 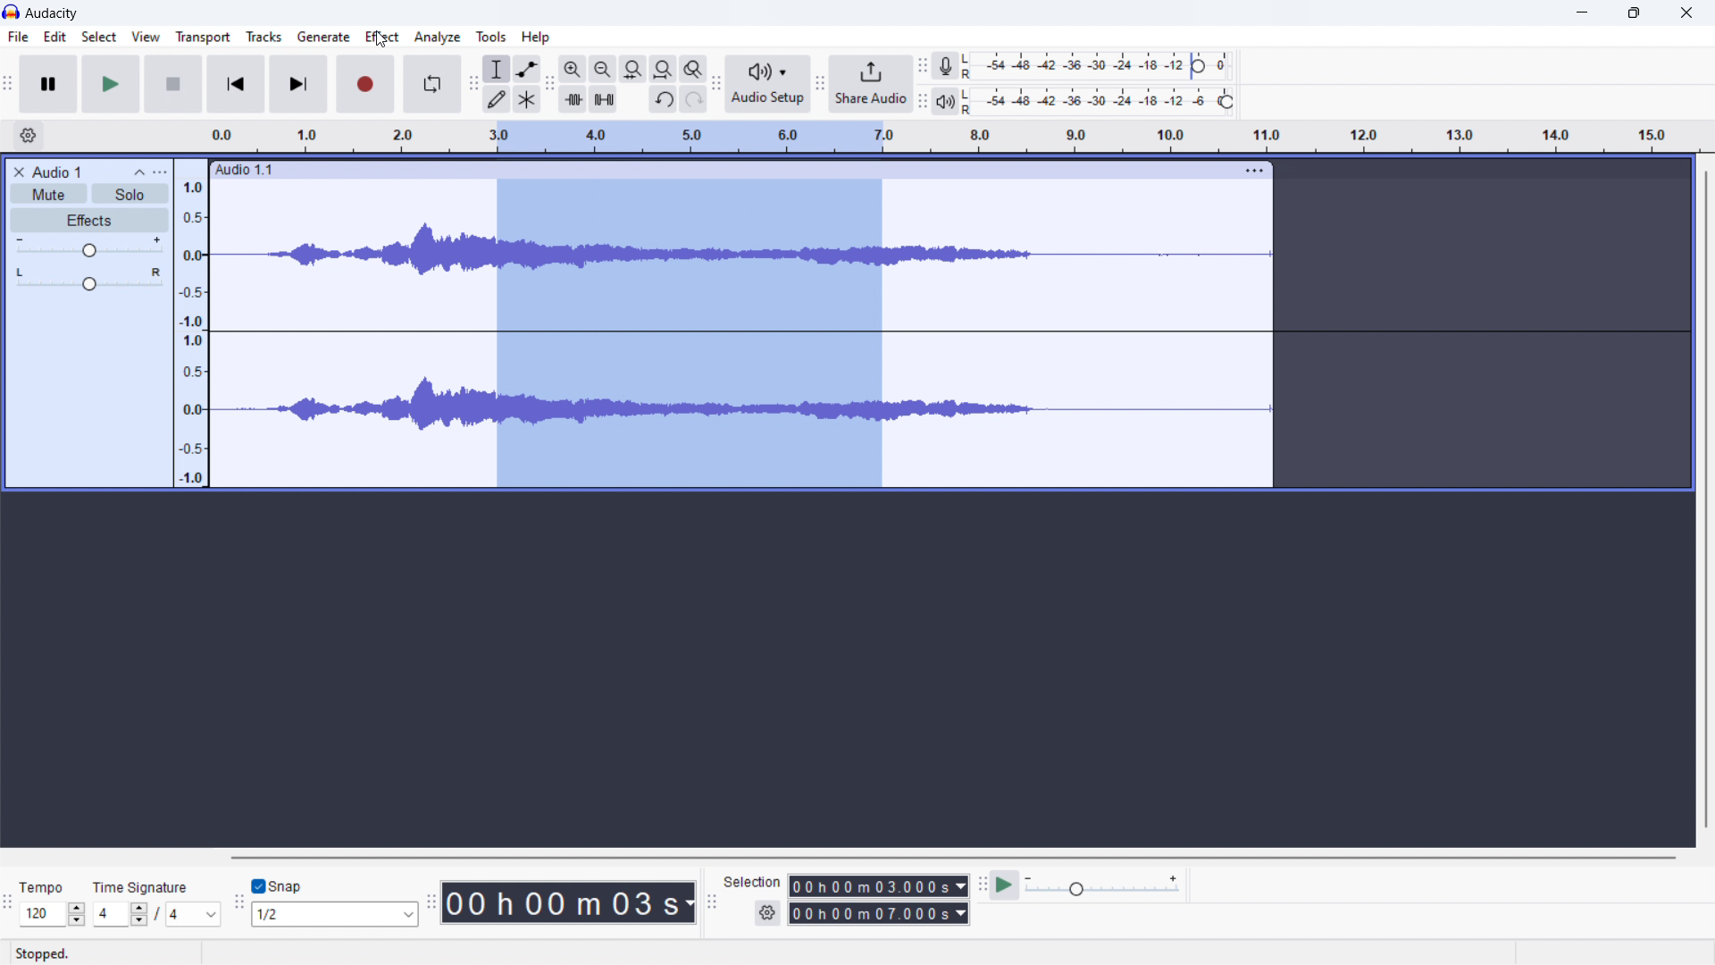 What do you see at coordinates (383, 37) in the screenshot?
I see `effect` at bounding box center [383, 37].